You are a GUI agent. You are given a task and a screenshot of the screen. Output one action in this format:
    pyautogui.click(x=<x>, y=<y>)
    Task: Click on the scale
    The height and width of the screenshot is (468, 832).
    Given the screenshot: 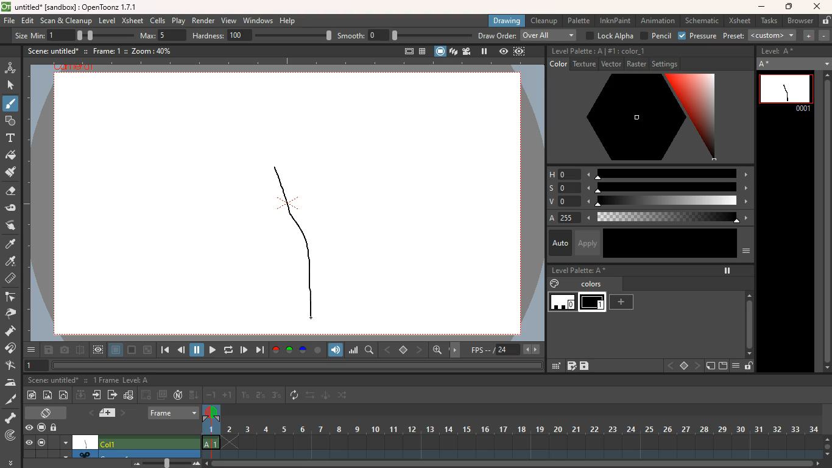 What is the action you would take?
    pyautogui.click(x=672, y=218)
    